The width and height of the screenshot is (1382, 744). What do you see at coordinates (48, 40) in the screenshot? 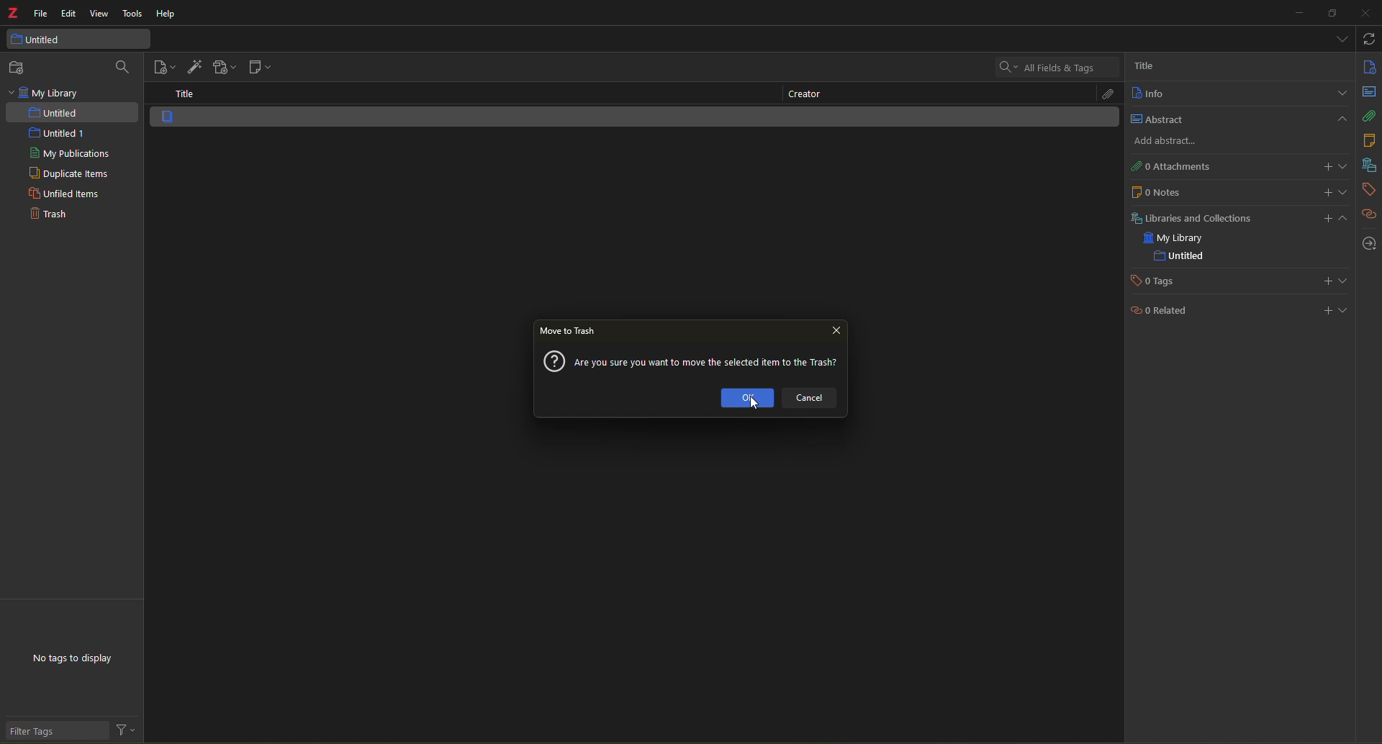
I see `untitled` at bounding box center [48, 40].